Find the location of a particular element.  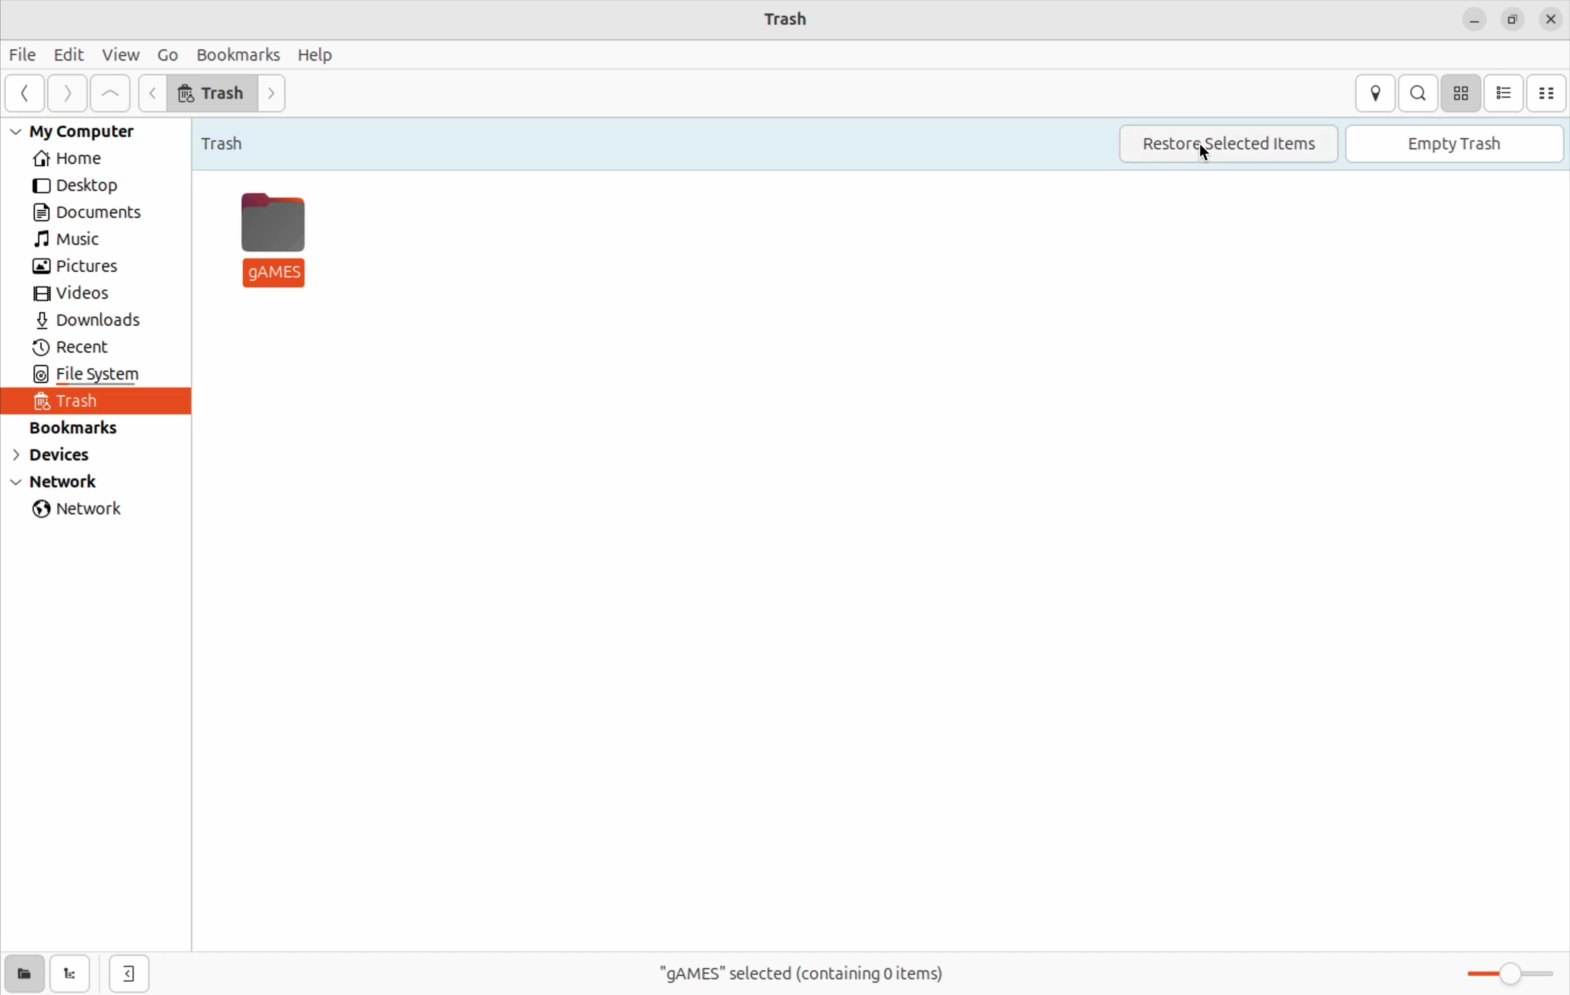

help is located at coordinates (316, 54).